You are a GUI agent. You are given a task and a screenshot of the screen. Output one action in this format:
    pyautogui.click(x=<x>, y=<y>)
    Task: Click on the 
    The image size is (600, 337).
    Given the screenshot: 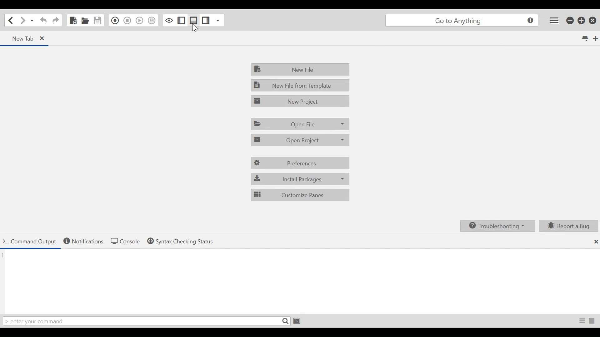 What is the action you would take?
    pyautogui.click(x=595, y=241)
    